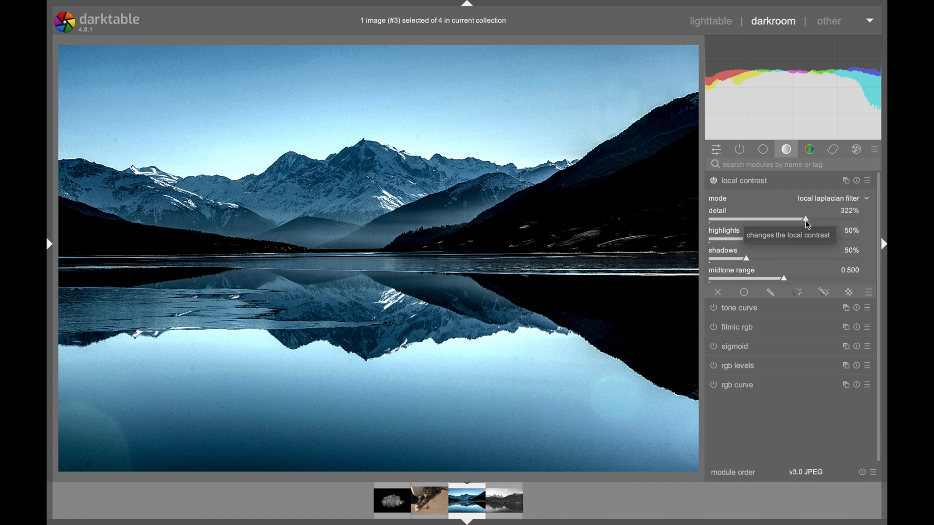  I want to click on presets, so click(870, 292).